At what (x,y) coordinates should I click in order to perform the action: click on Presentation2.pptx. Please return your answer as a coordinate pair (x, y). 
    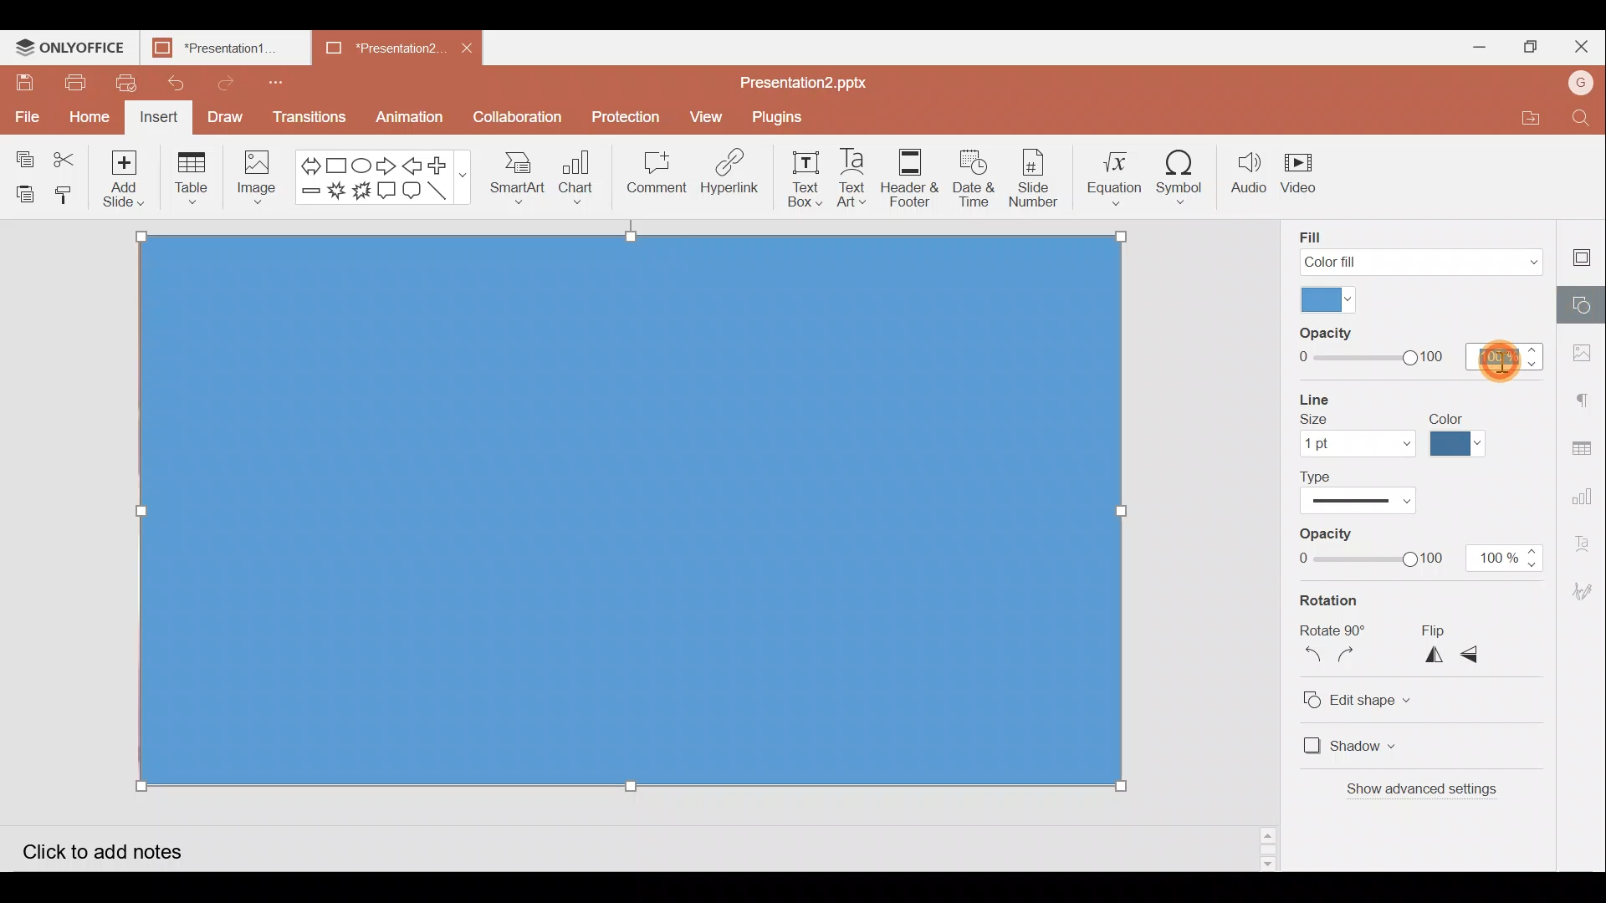
    Looking at the image, I should click on (816, 79).